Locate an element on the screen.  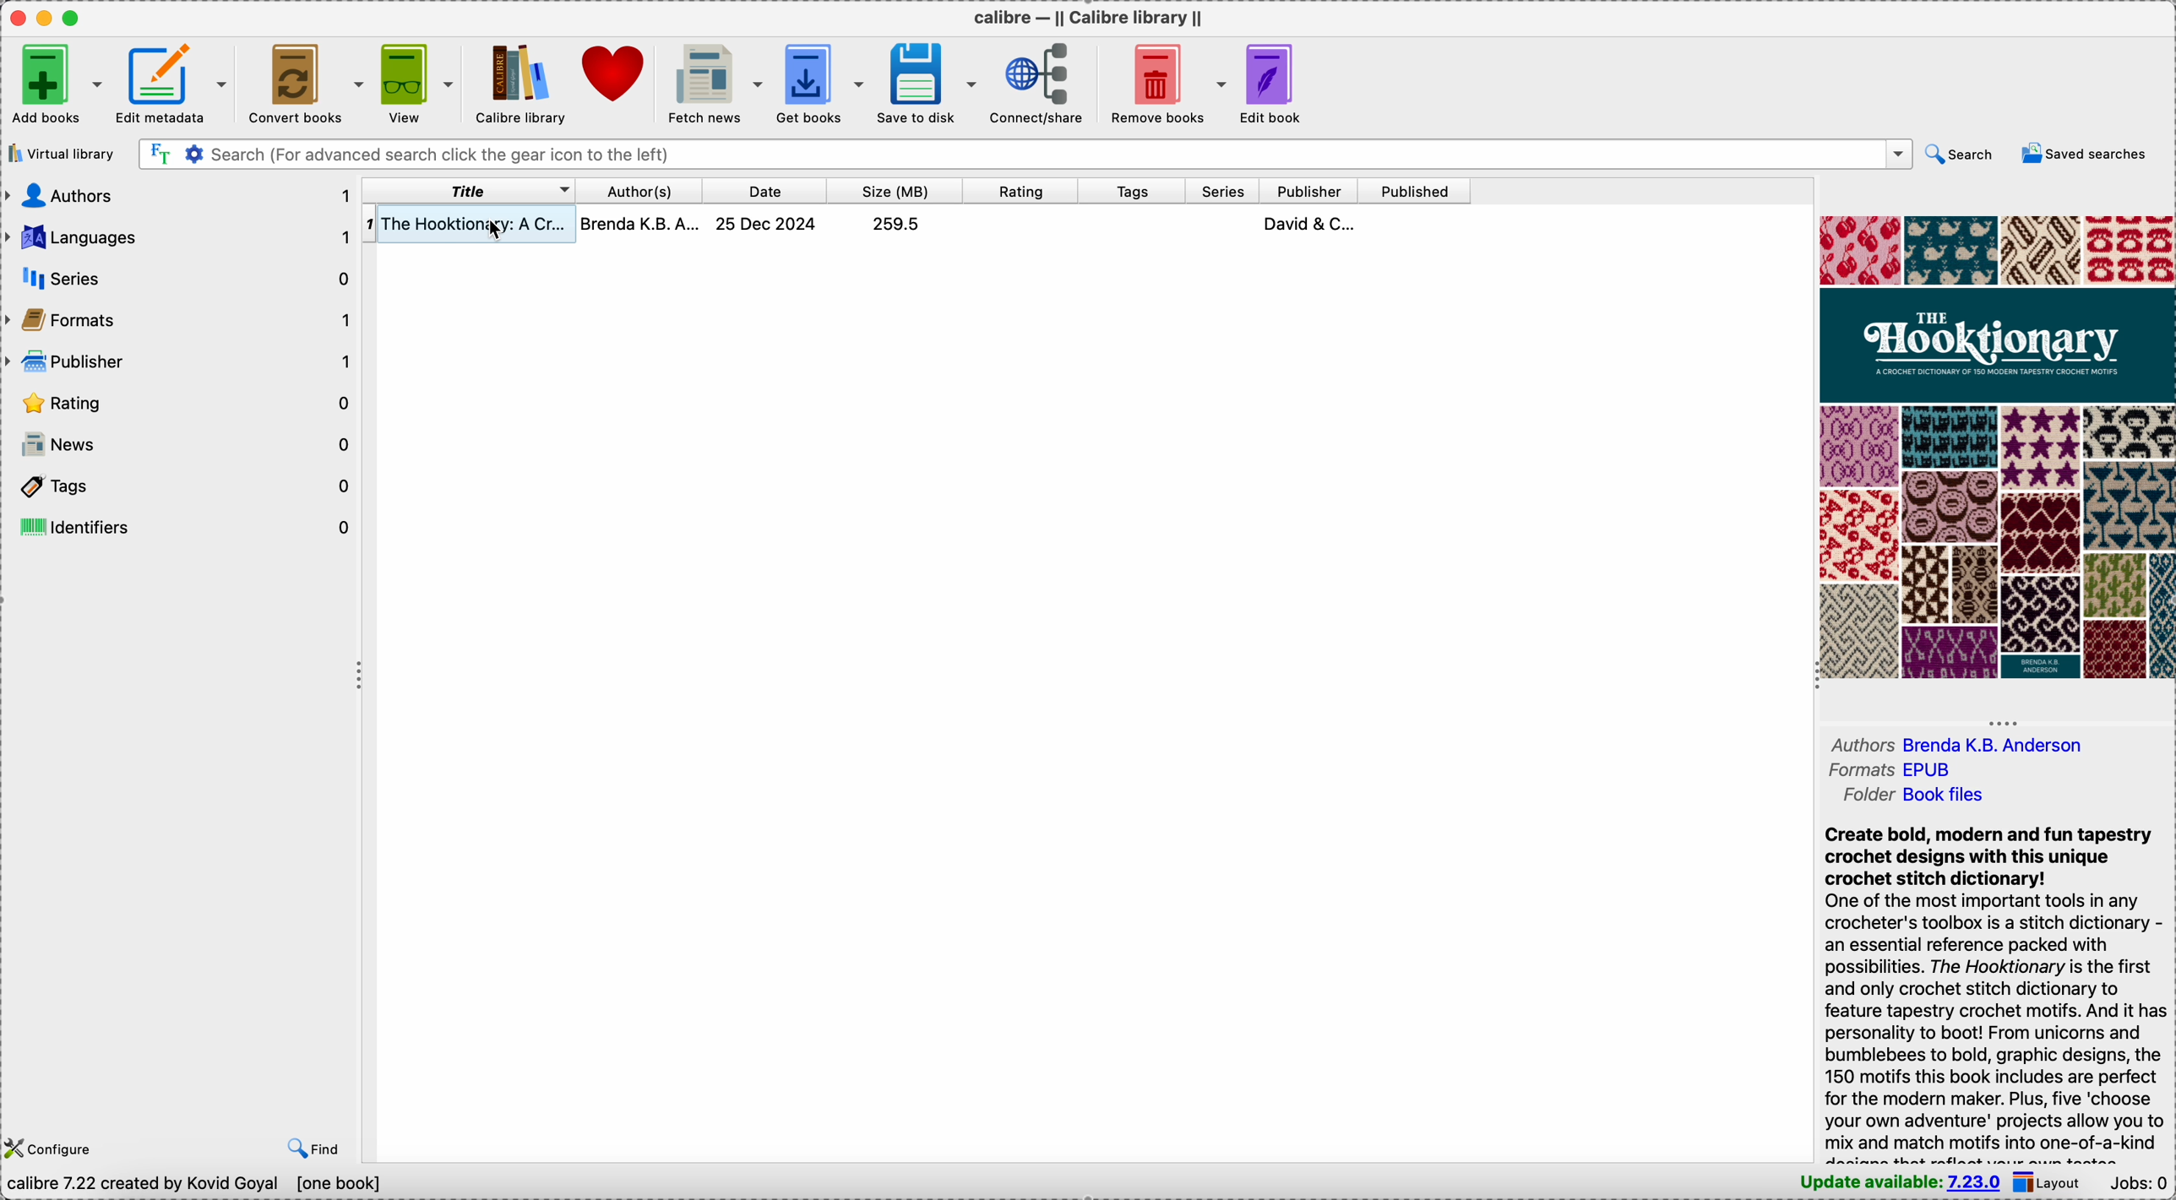
find is located at coordinates (317, 1148).